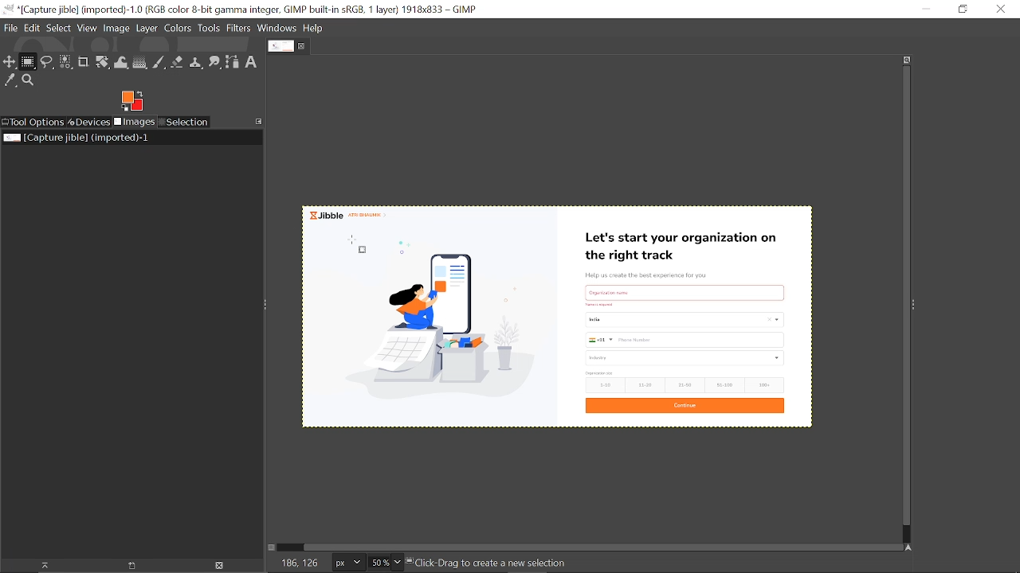 The width and height of the screenshot is (1020, 573). I want to click on Horizontal scrollbar, so click(594, 546).